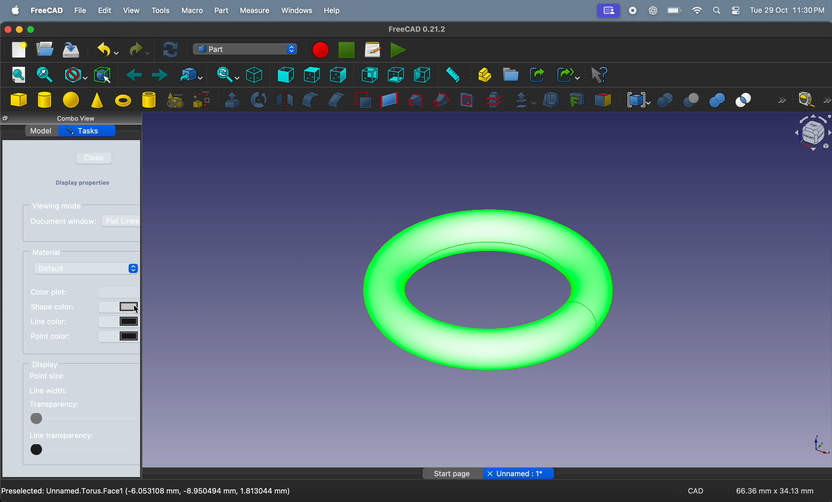  I want to click on forward , so click(157, 74).